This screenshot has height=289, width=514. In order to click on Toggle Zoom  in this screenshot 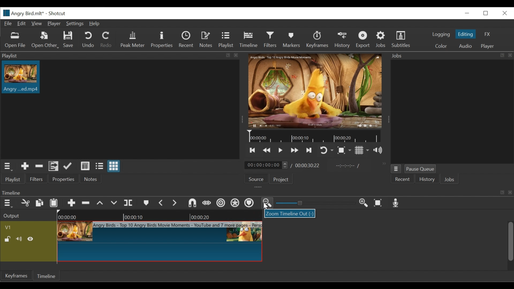, I will do `click(344, 150)`.